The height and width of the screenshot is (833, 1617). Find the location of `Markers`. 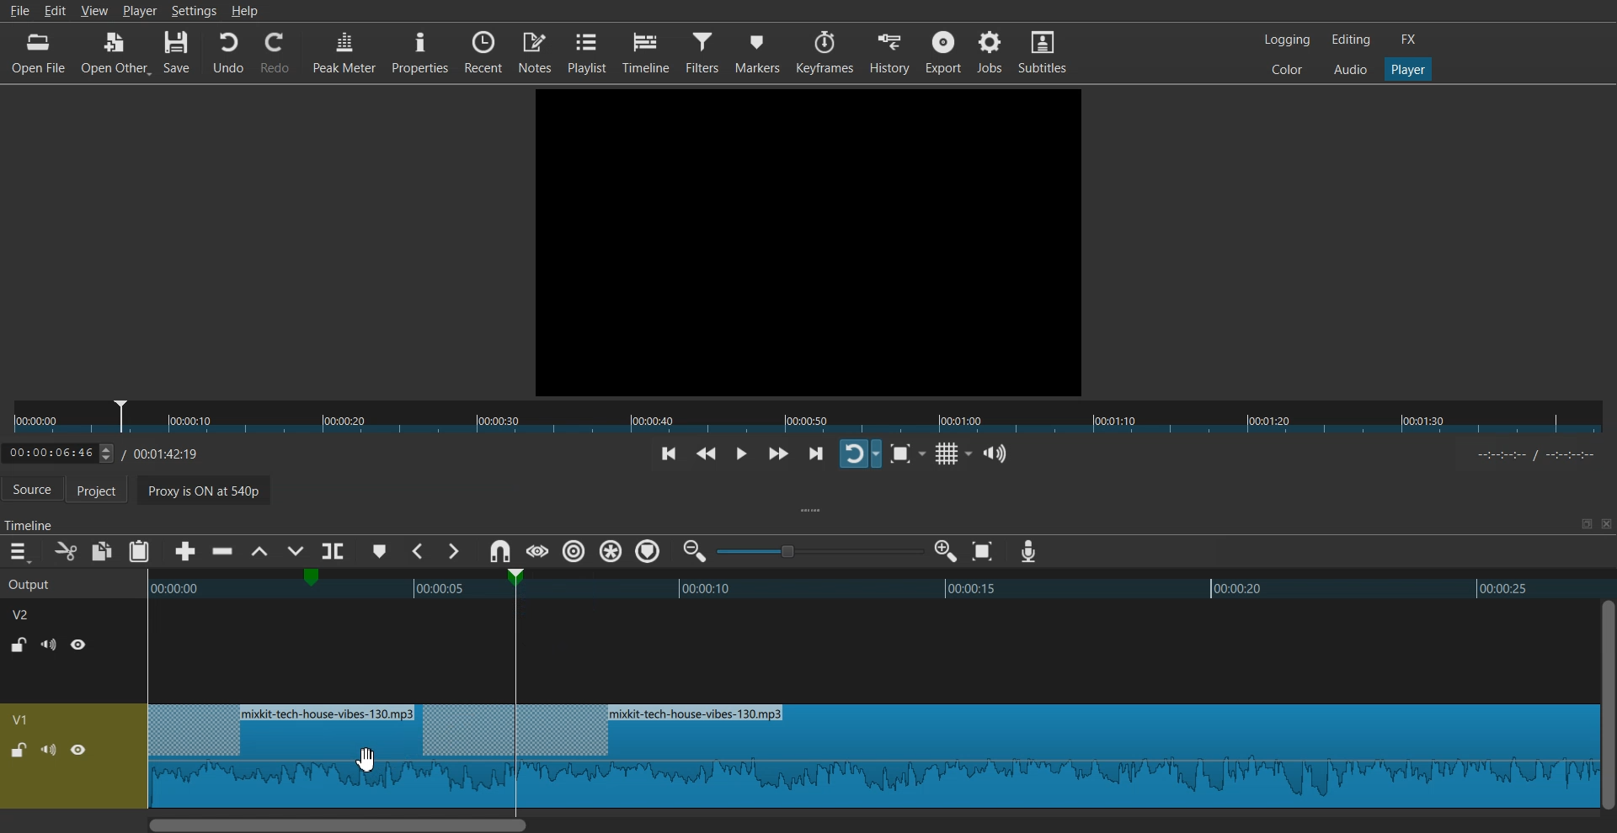

Markers is located at coordinates (758, 51).